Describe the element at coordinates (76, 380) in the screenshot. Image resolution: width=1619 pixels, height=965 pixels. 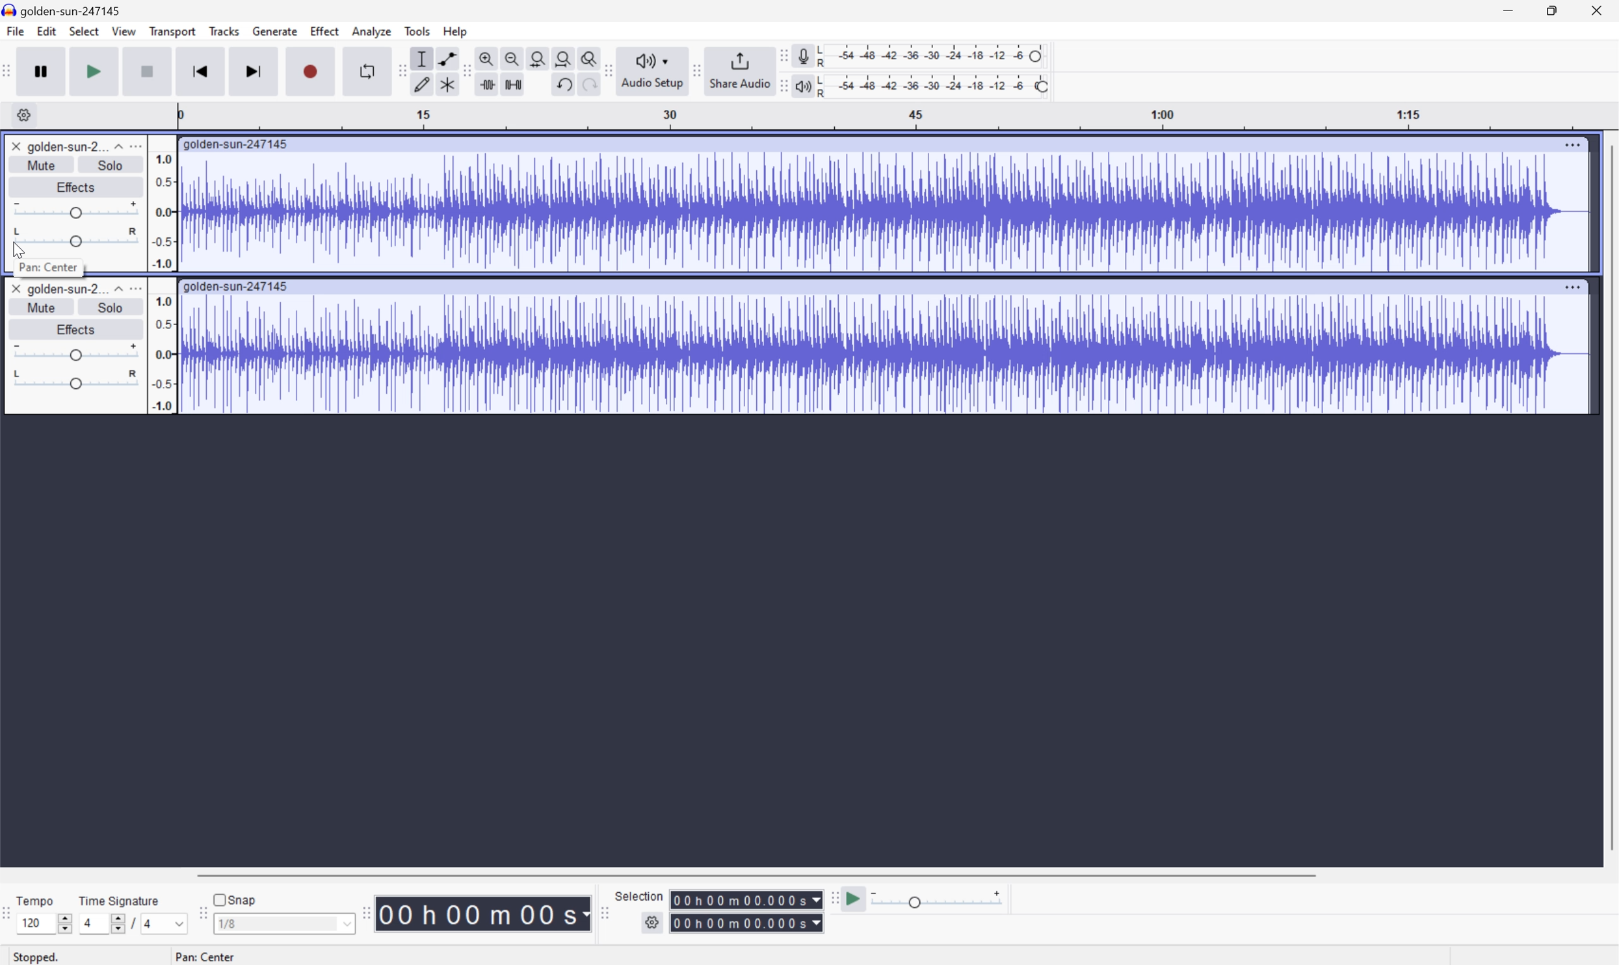
I see `Slider` at that location.